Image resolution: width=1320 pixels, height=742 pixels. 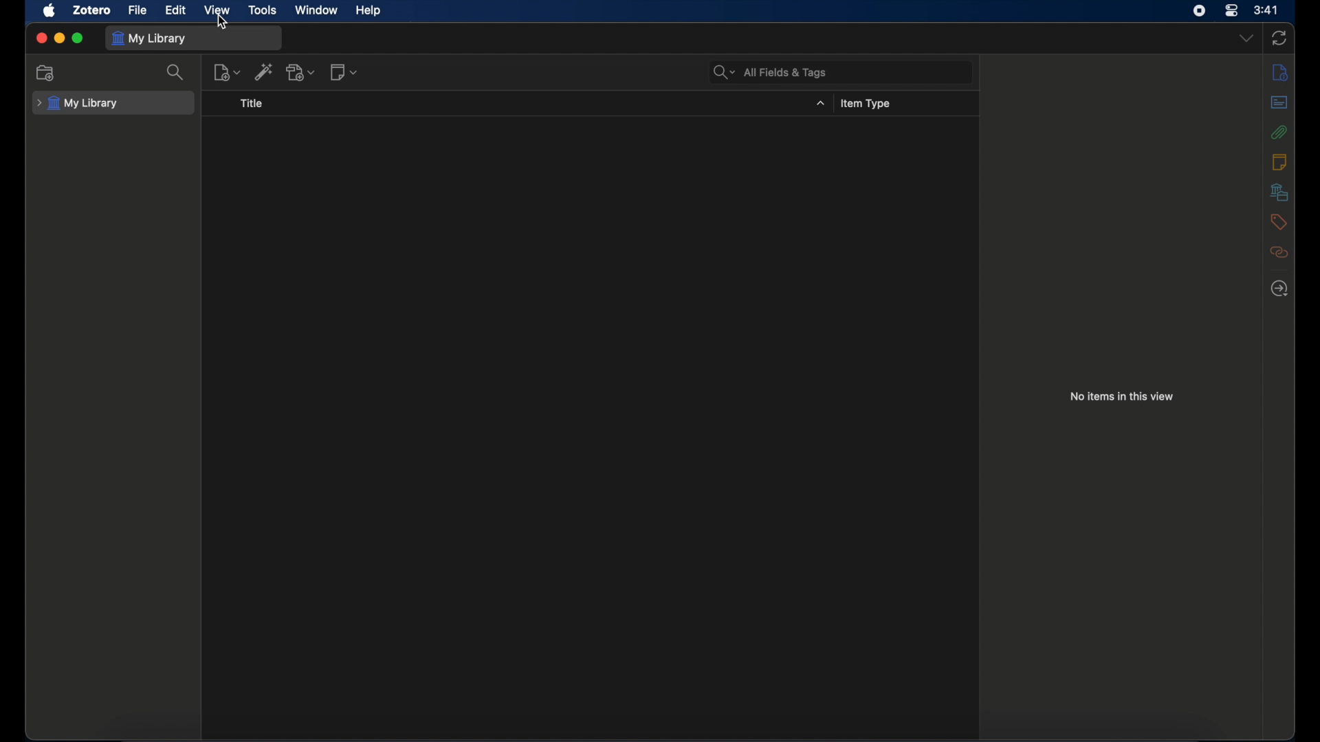 I want to click on notes, so click(x=1279, y=162).